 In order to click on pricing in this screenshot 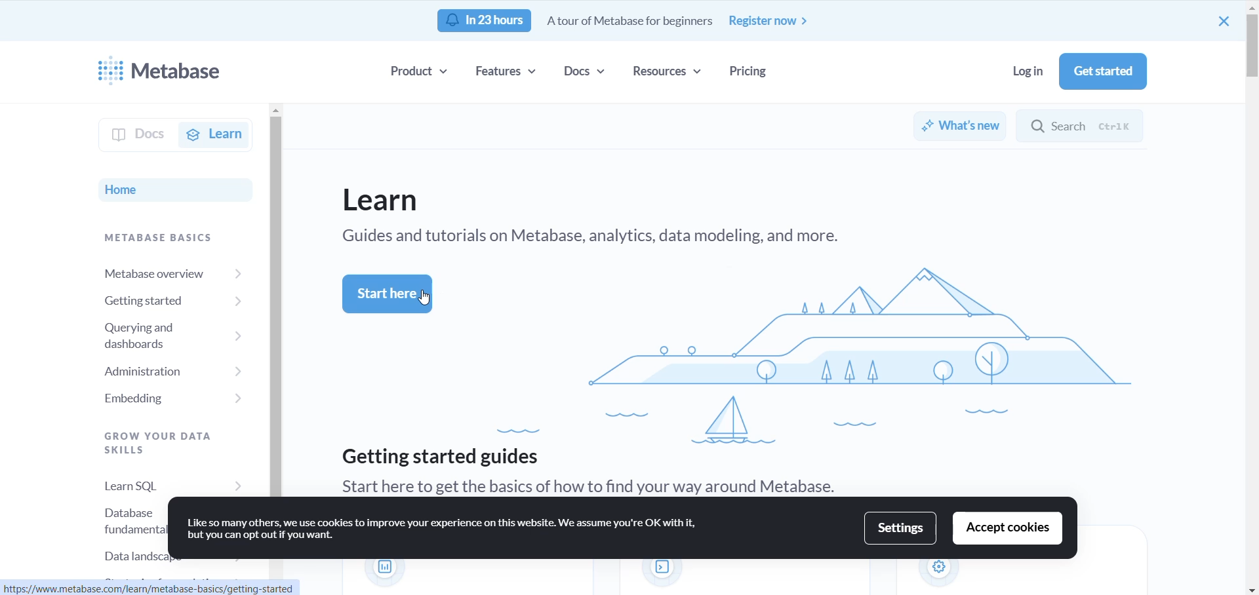, I will do `click(751, 73)`.